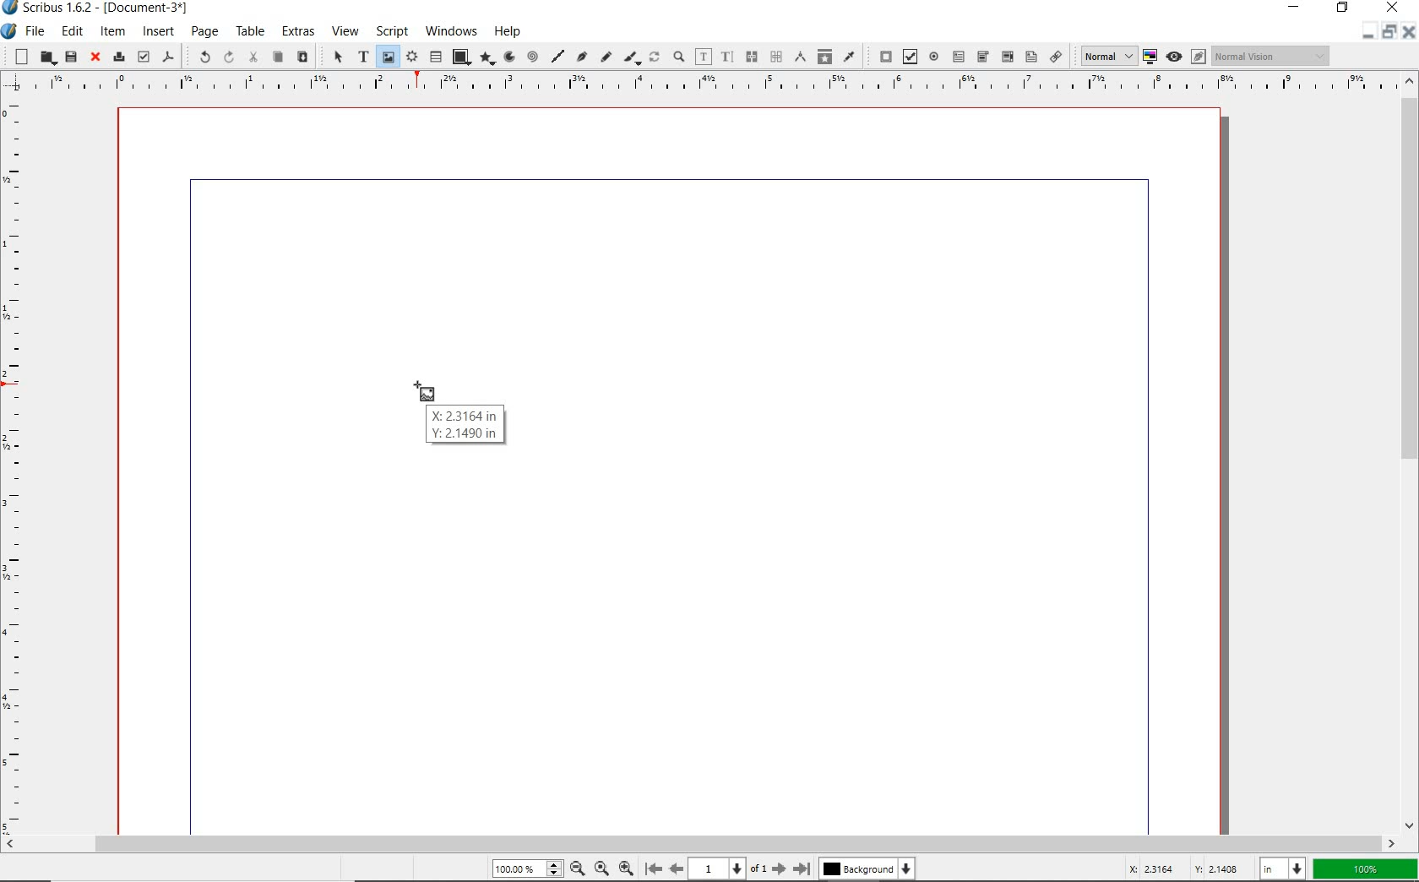 This screenshot has width=1419, height=882. I want to click on pdf combo box, so click(1006, 57).